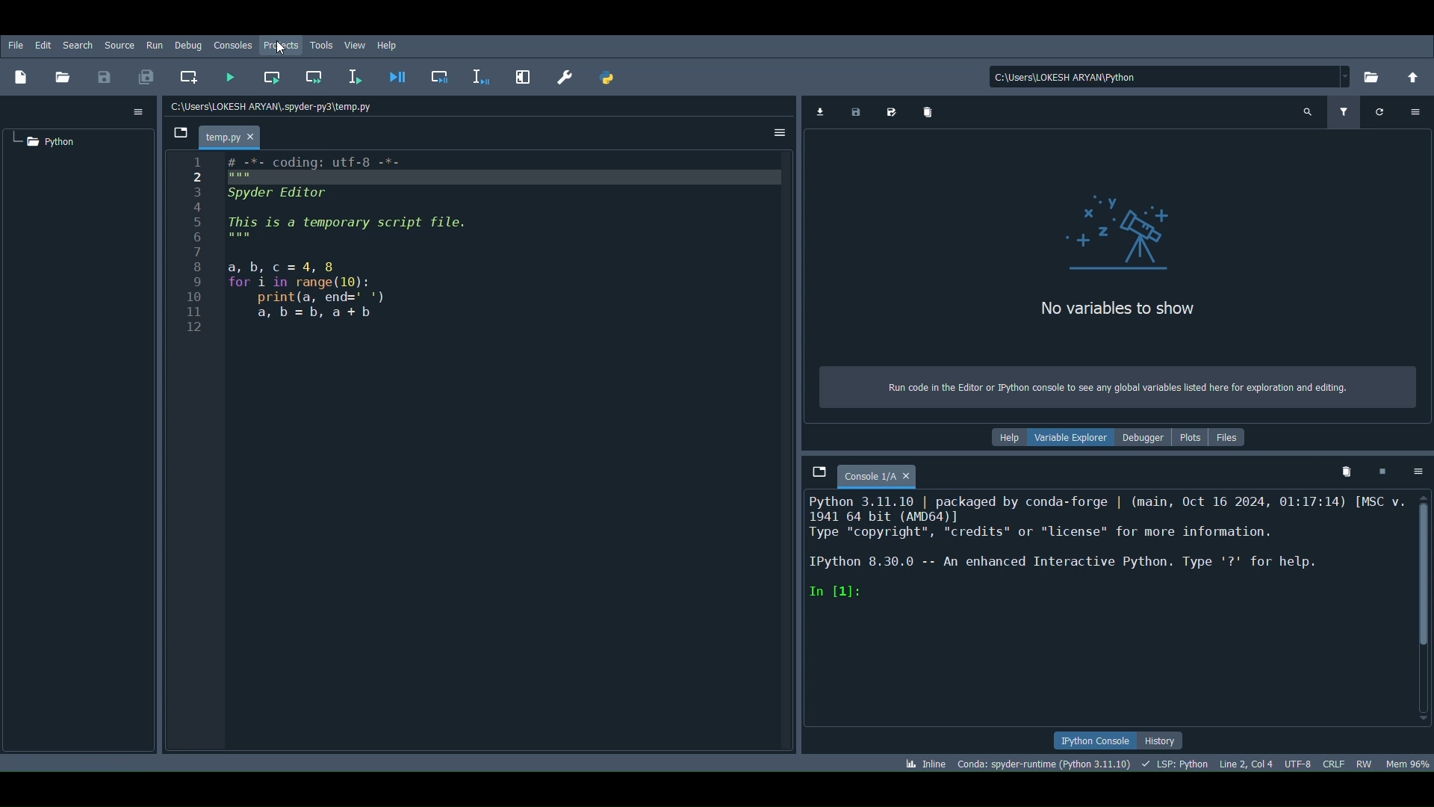  I want to click on Debug, so click(187, 46).